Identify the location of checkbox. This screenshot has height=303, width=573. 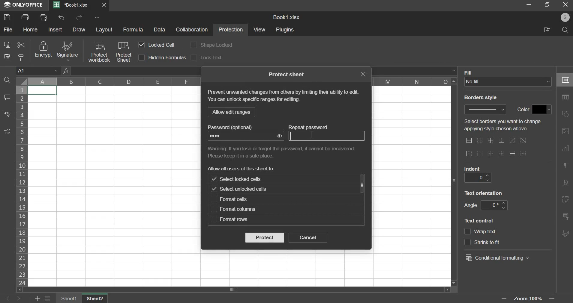
(214, 199).